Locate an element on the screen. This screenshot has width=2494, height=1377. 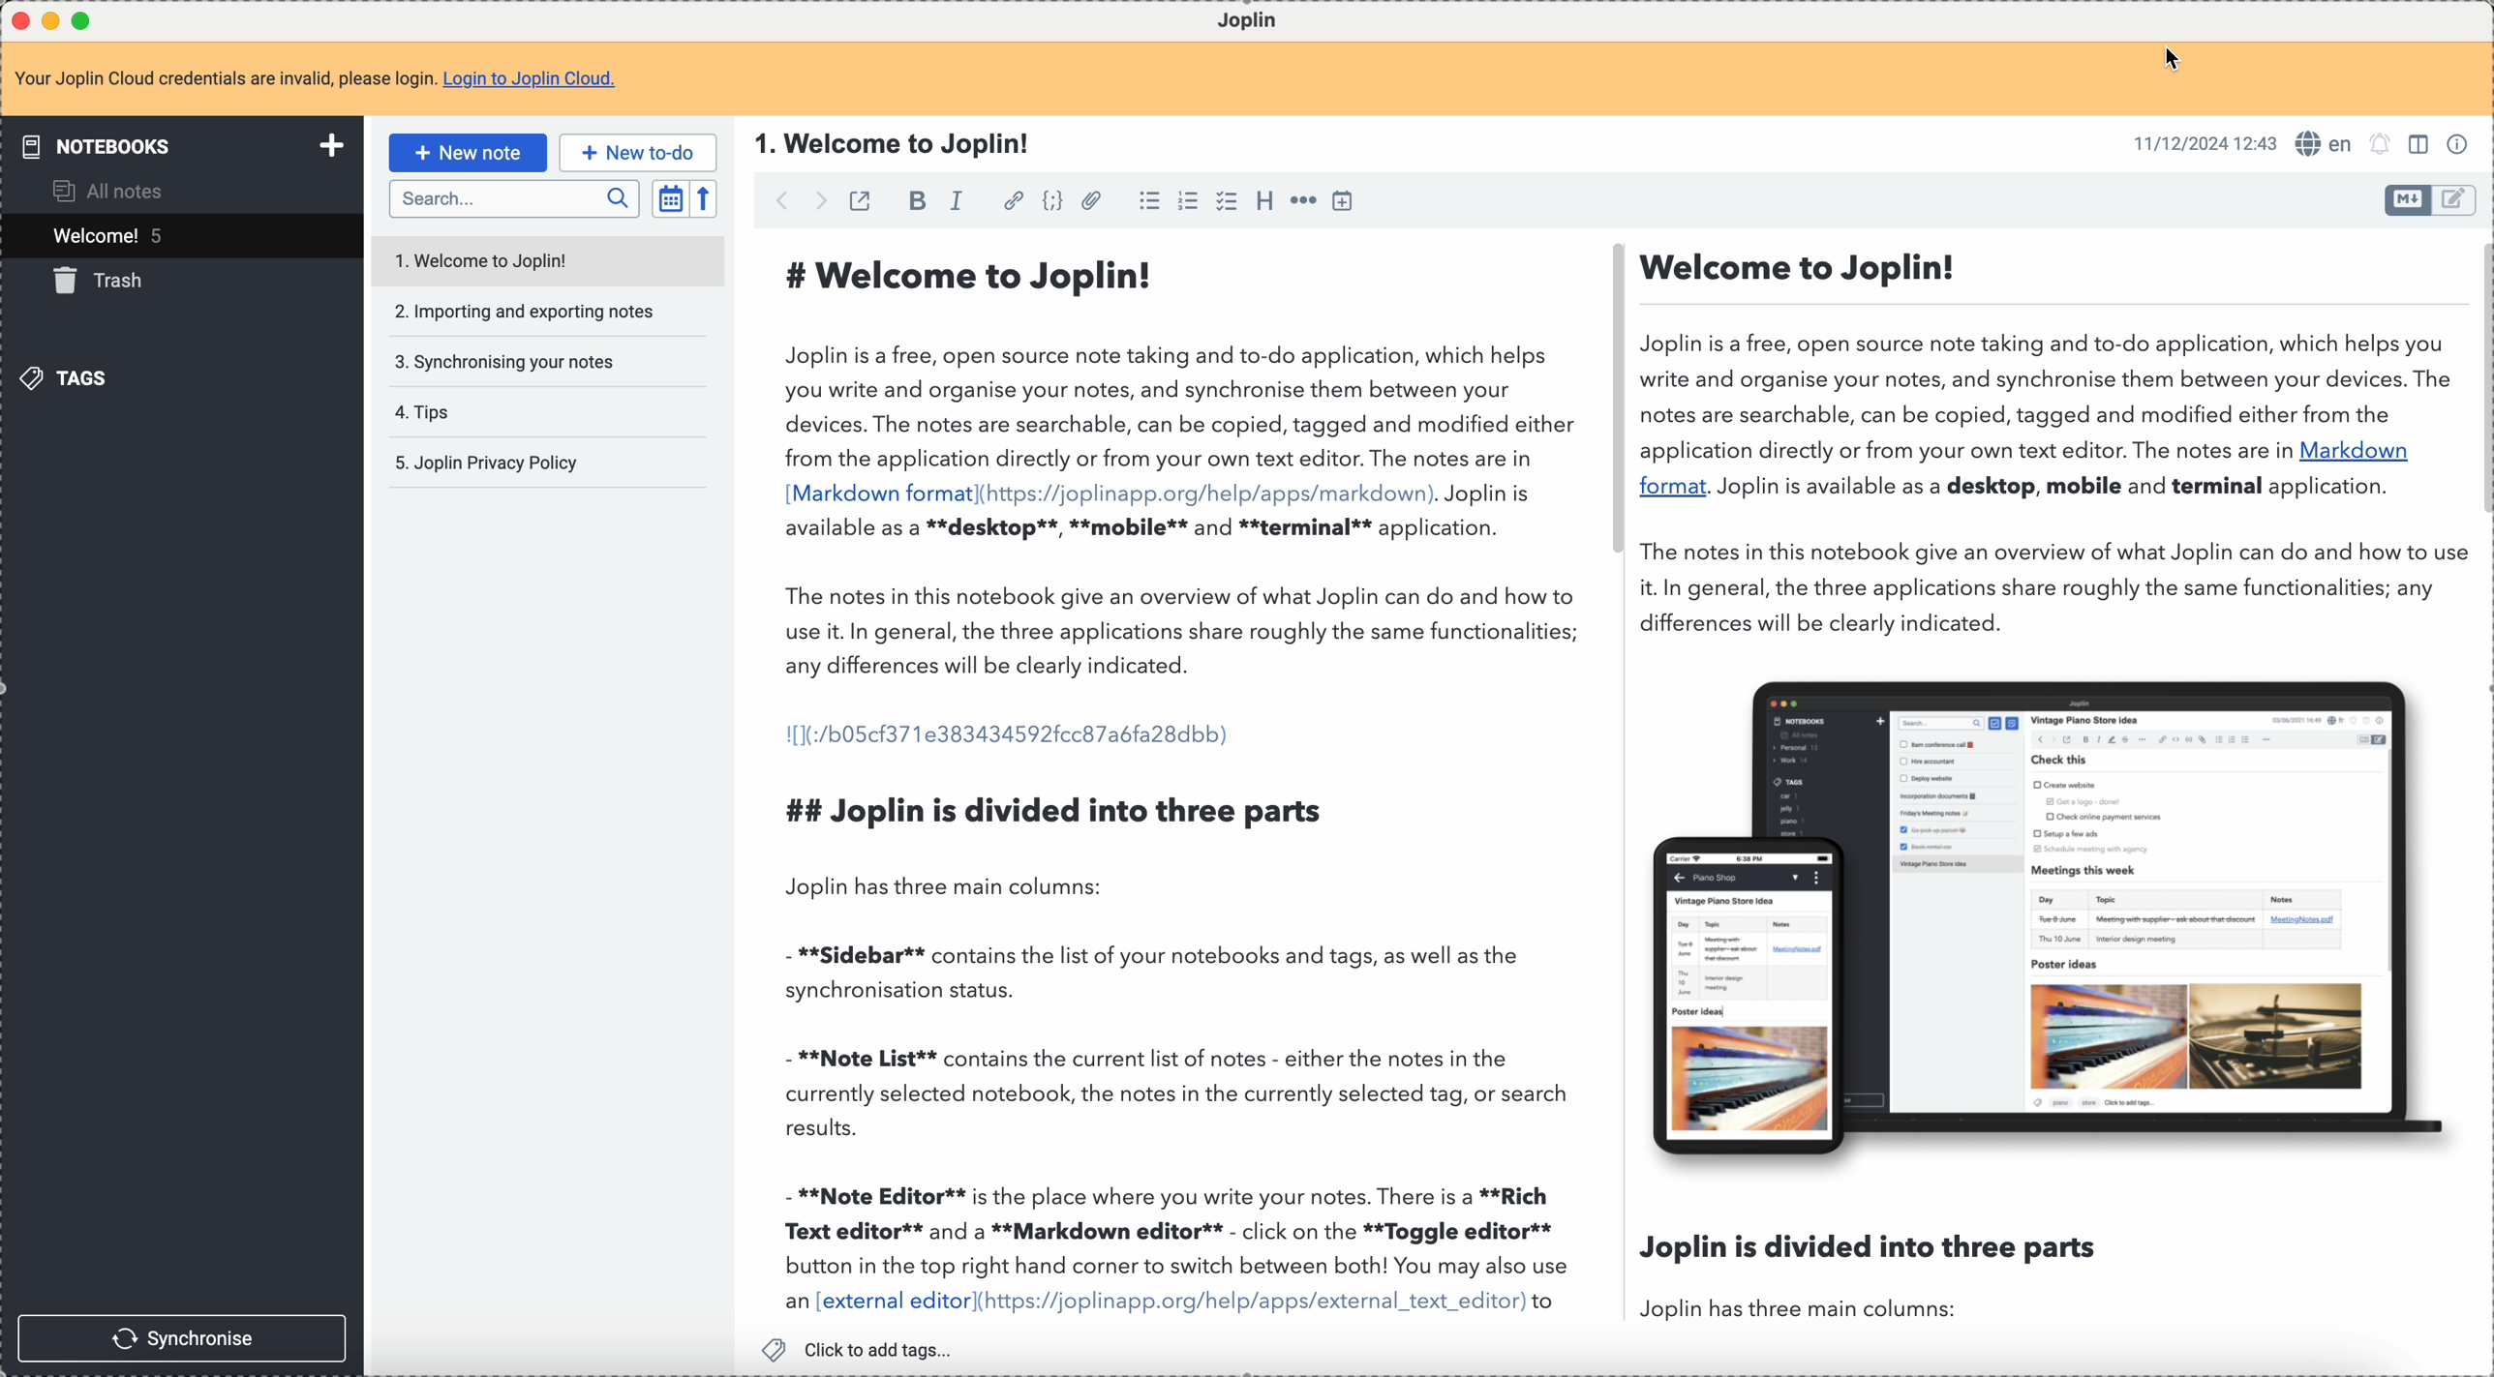
notebooks is located at coordinates (178, 145).